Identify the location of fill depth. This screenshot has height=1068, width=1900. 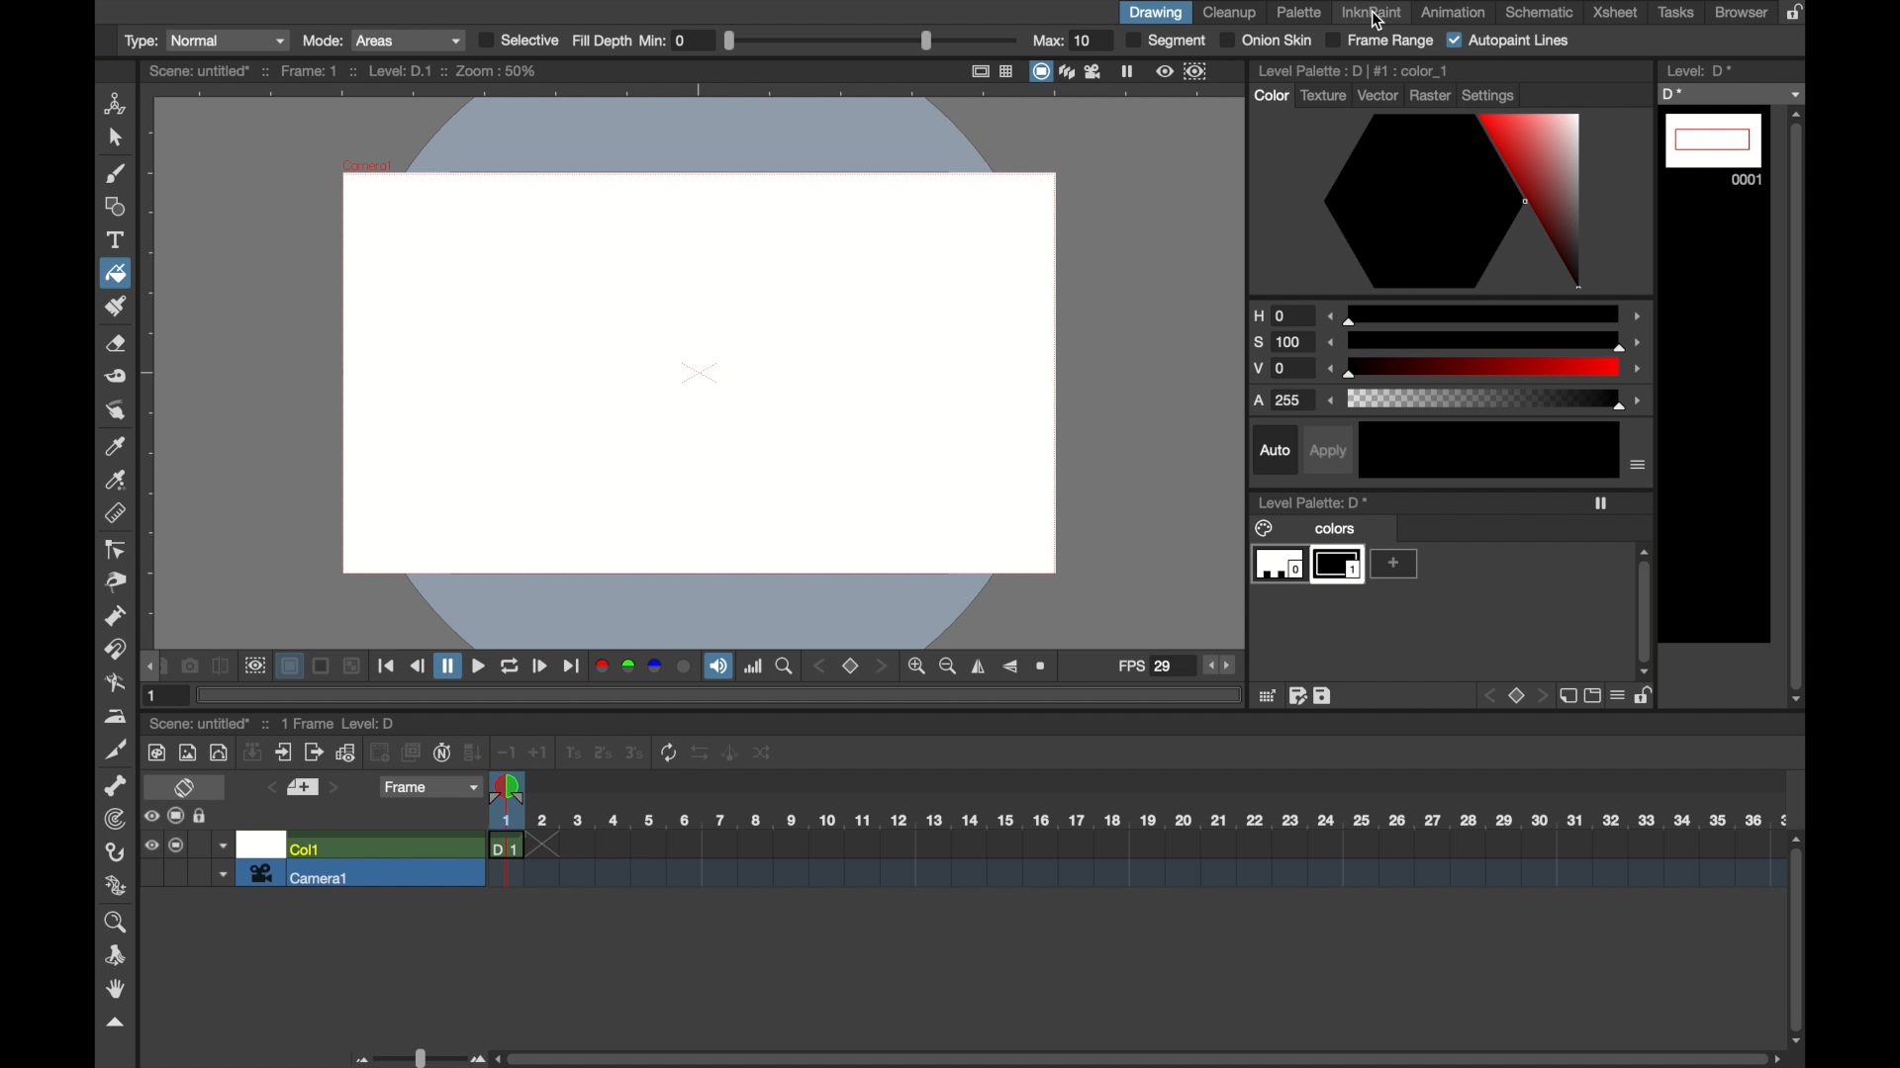
(602, 41).